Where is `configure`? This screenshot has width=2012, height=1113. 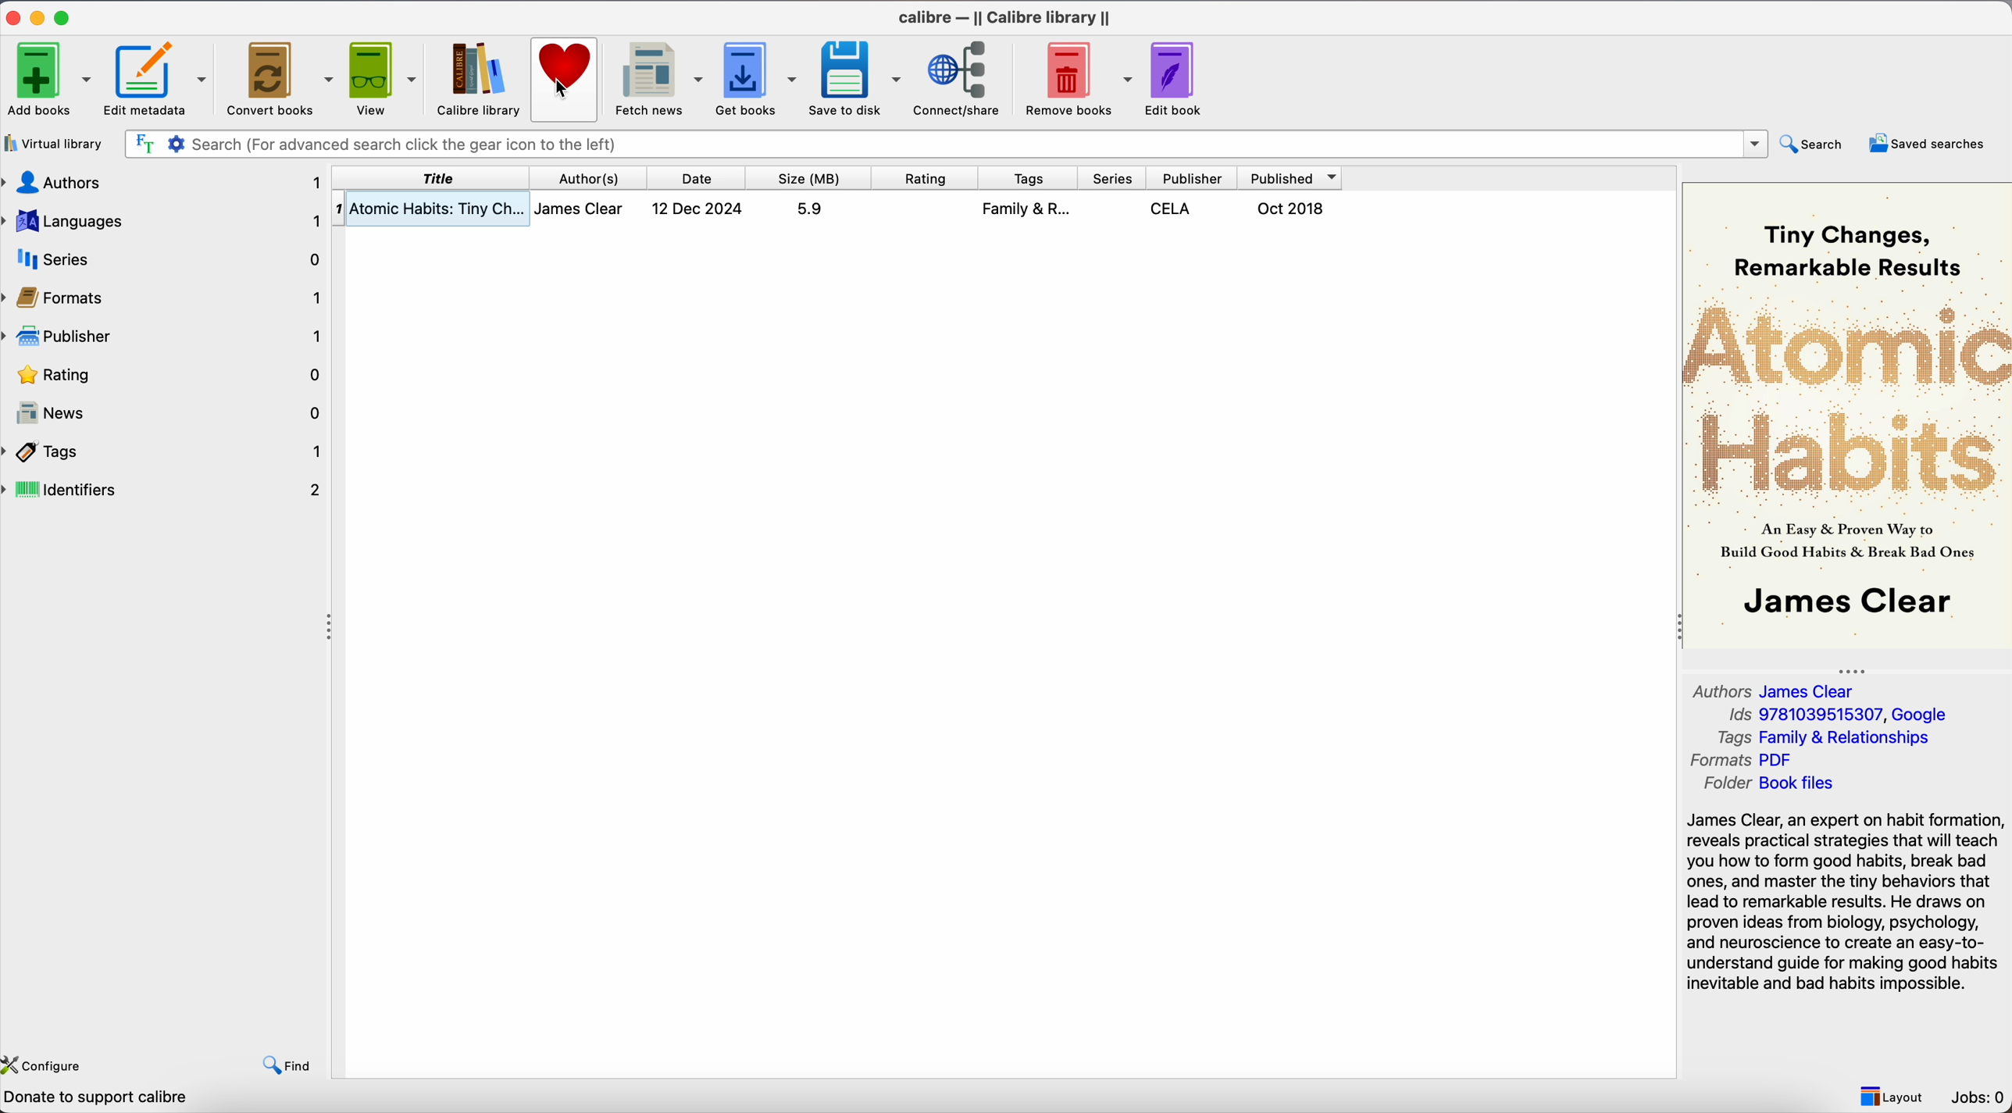
configure is located at coordinates (55, 1063).